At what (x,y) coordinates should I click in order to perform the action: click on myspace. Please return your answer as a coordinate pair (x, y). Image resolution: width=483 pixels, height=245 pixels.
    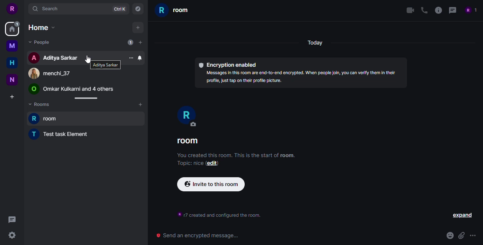
    Looking at the image, I should click on (12, 46).